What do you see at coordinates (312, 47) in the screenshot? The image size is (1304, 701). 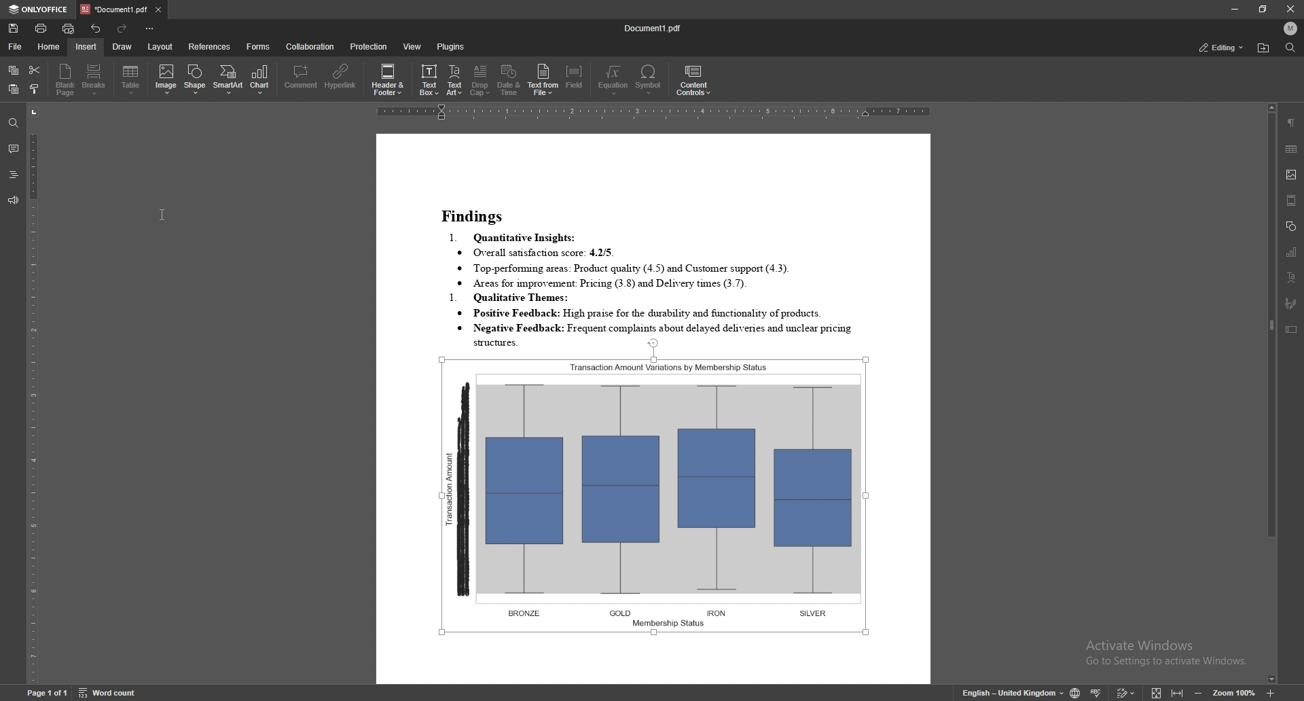 I see `collaboration` at bounding box center [312, 47].